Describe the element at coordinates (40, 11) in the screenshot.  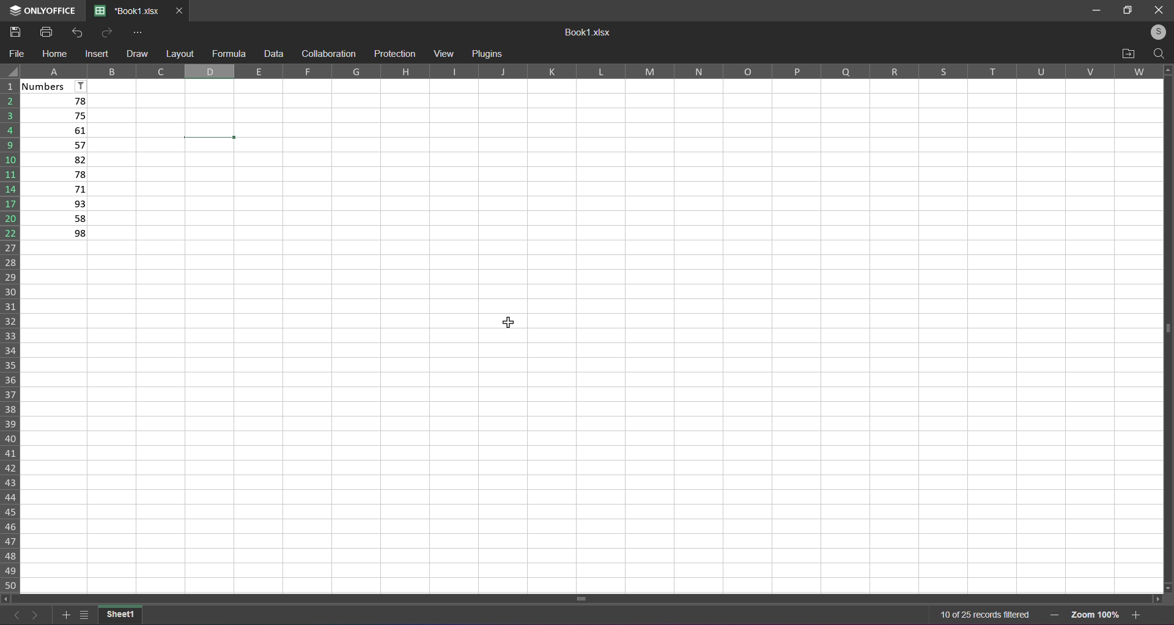
I see `ONLYOFFICE` at that location.